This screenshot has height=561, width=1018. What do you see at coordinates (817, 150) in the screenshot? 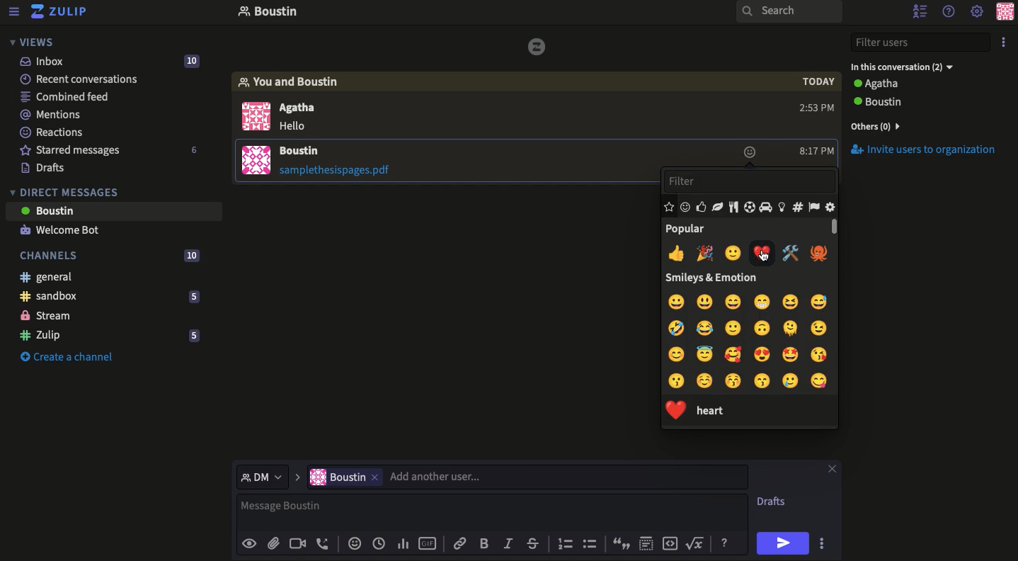
I see `Time` at bounding box center [817, 150].